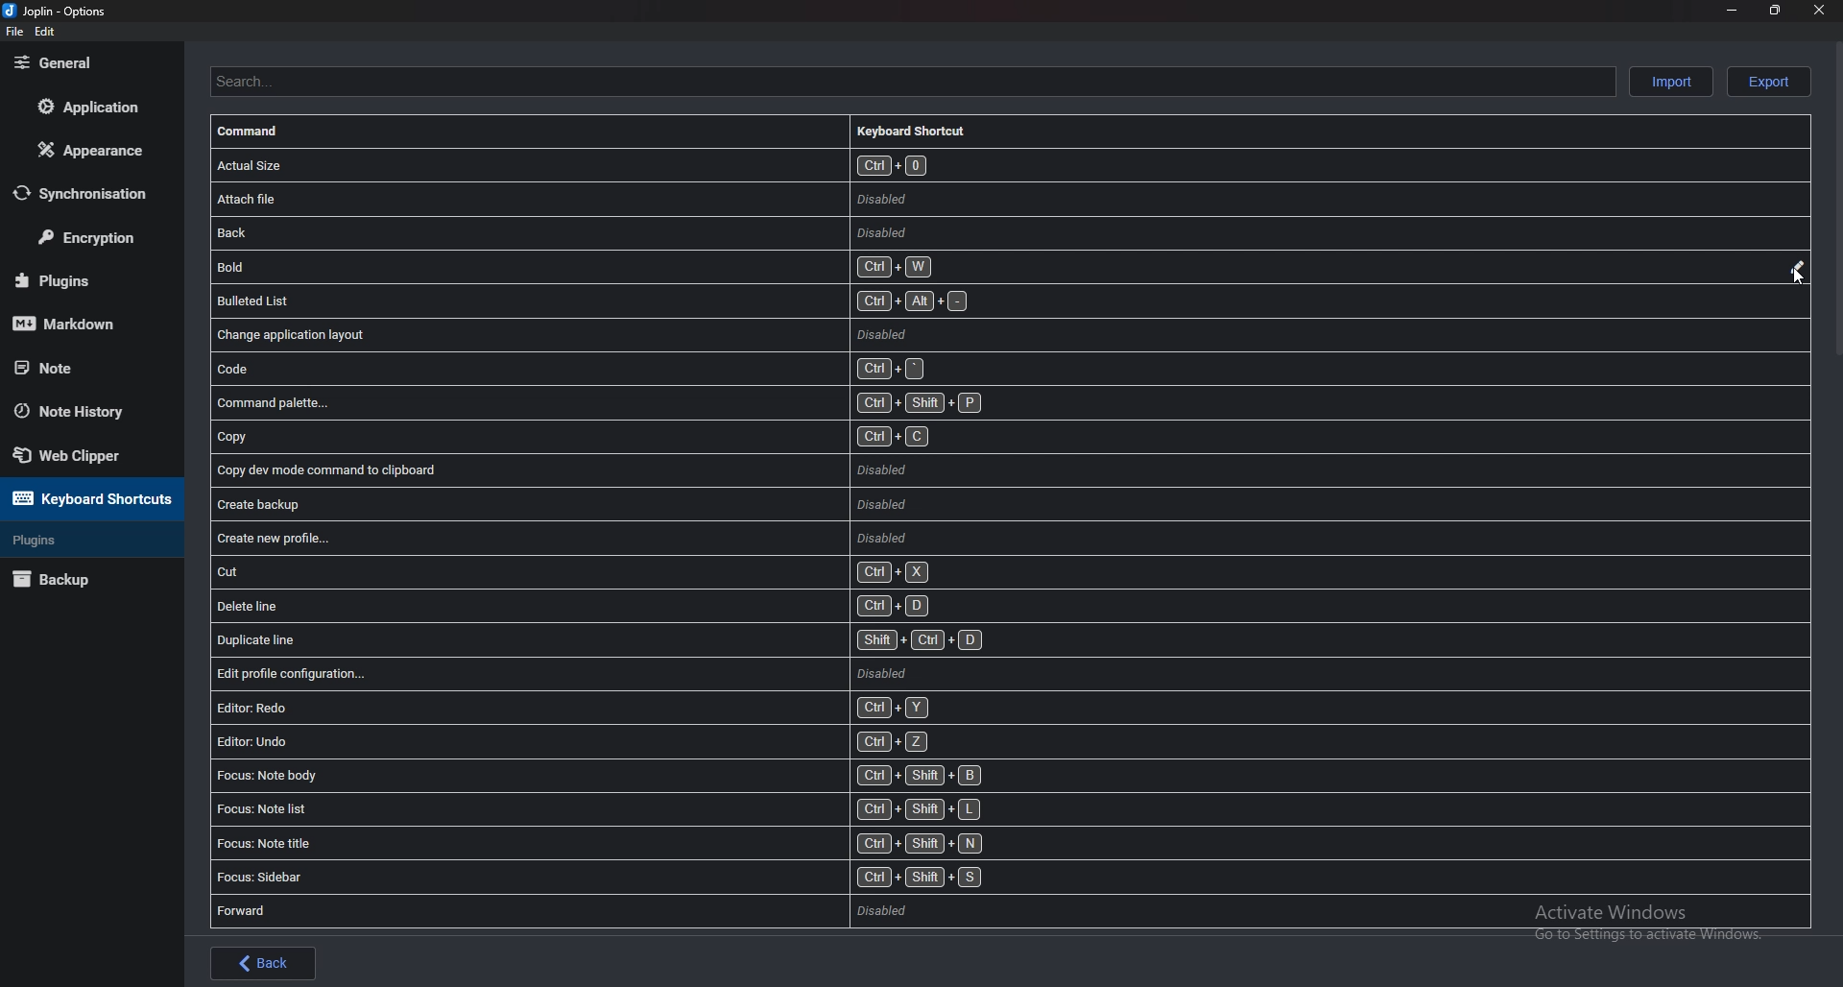 The image size is (1843, 987). Describe the element at coordinates (643, 673) in the screenshot. I see `Edit profile configuration` at that location.